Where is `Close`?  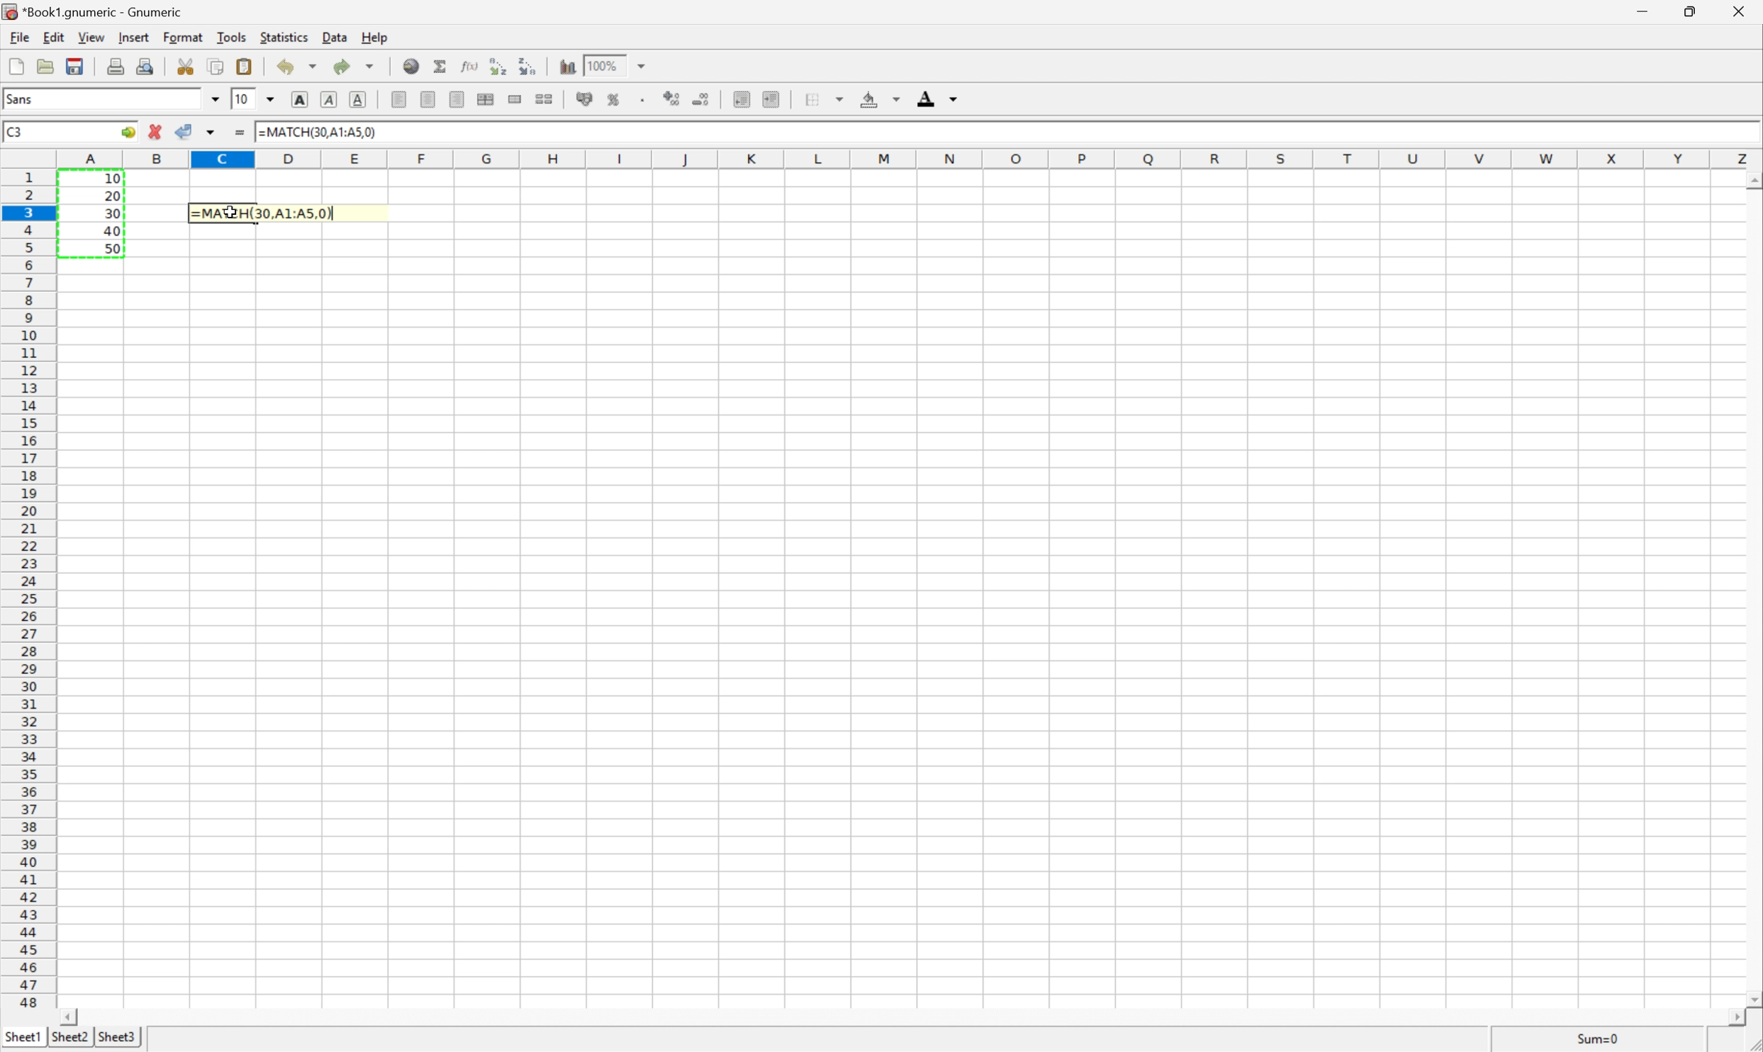 Close is located at coordinates (1737, 11).